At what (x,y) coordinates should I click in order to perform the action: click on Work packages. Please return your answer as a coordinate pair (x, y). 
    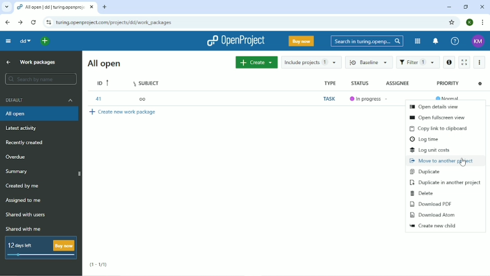
    Looking at the image, I should click on (39, 62).